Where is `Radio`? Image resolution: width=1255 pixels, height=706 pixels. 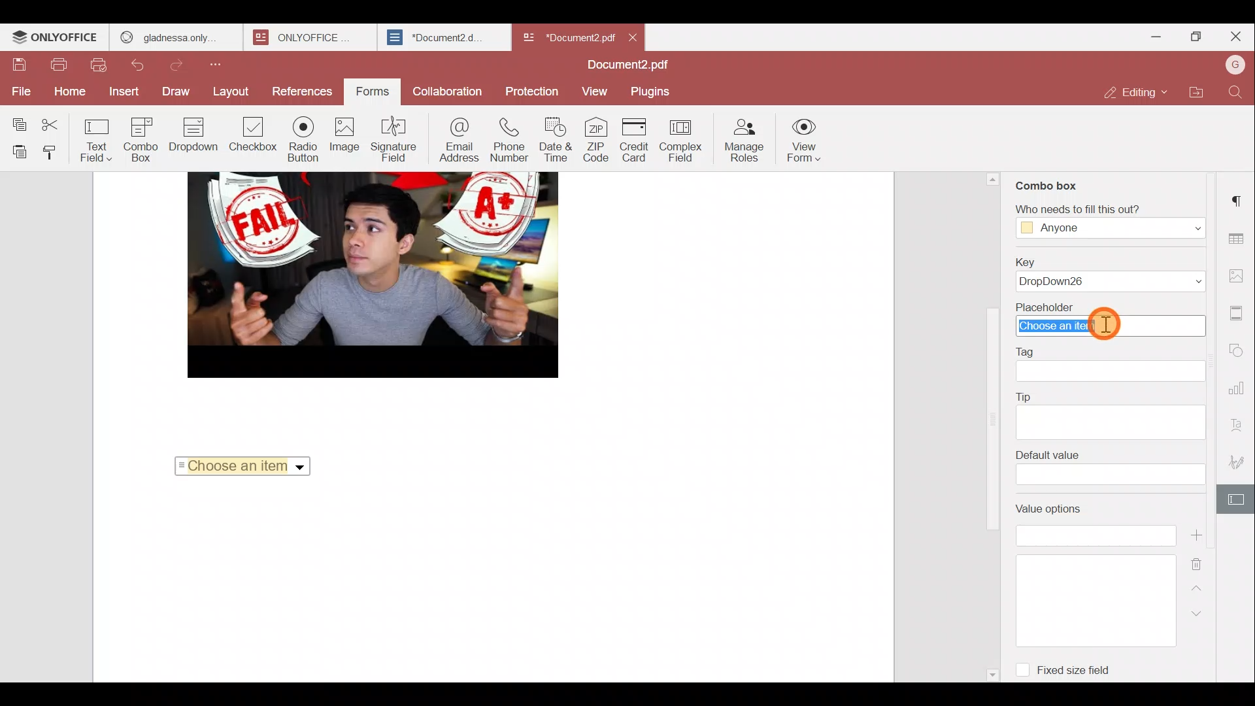
Radio is located at coordinates (303, 140).